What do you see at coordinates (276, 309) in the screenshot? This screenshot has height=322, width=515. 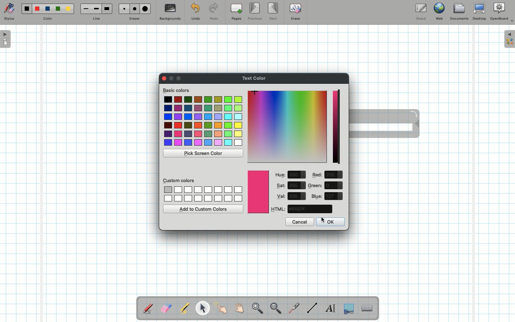 I see `Zoom out` at bounding box center [276, 309].